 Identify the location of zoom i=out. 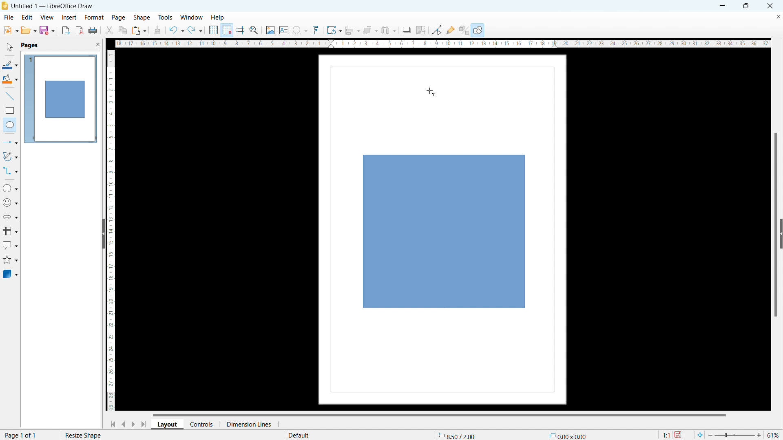
(712, 434).